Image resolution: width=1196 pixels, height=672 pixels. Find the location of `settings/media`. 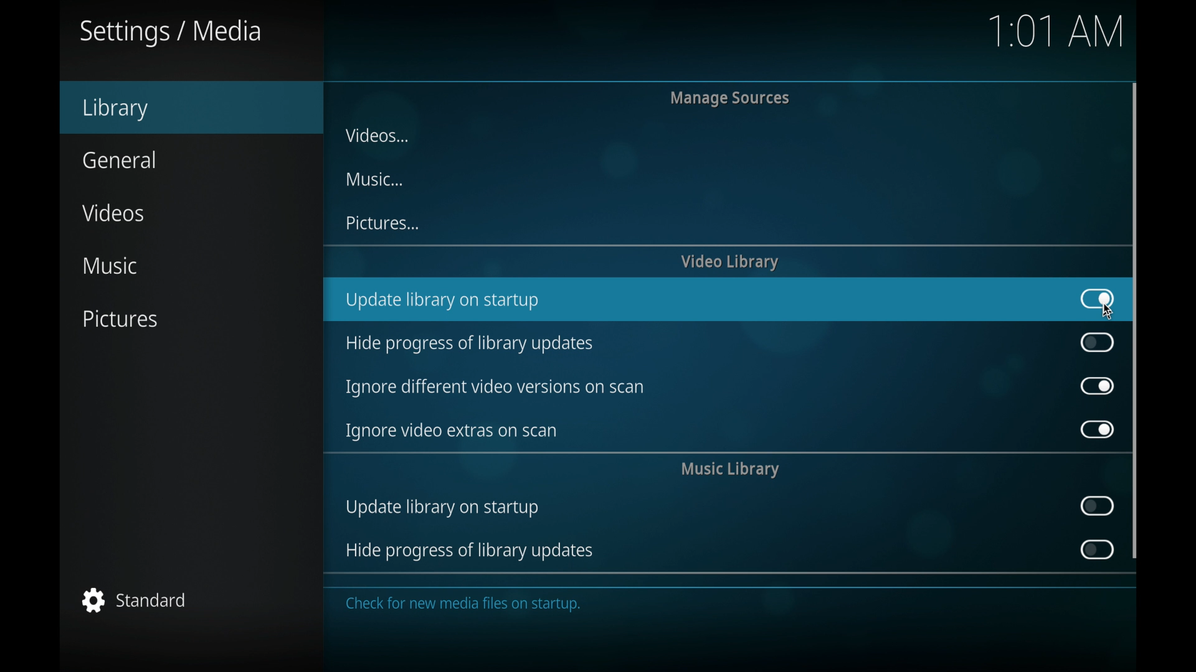

settings/media is located at coordinates (171, 32).